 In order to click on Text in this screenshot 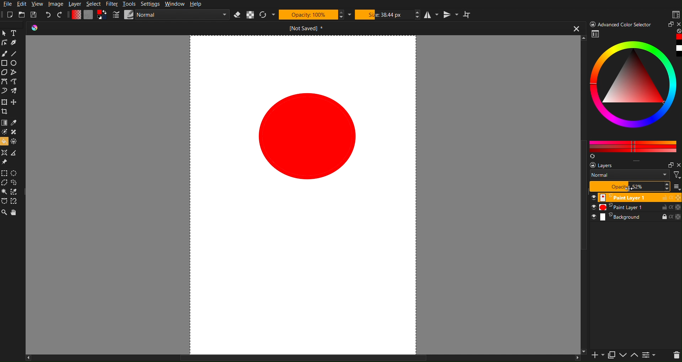, I will do `click(16, 33)`.